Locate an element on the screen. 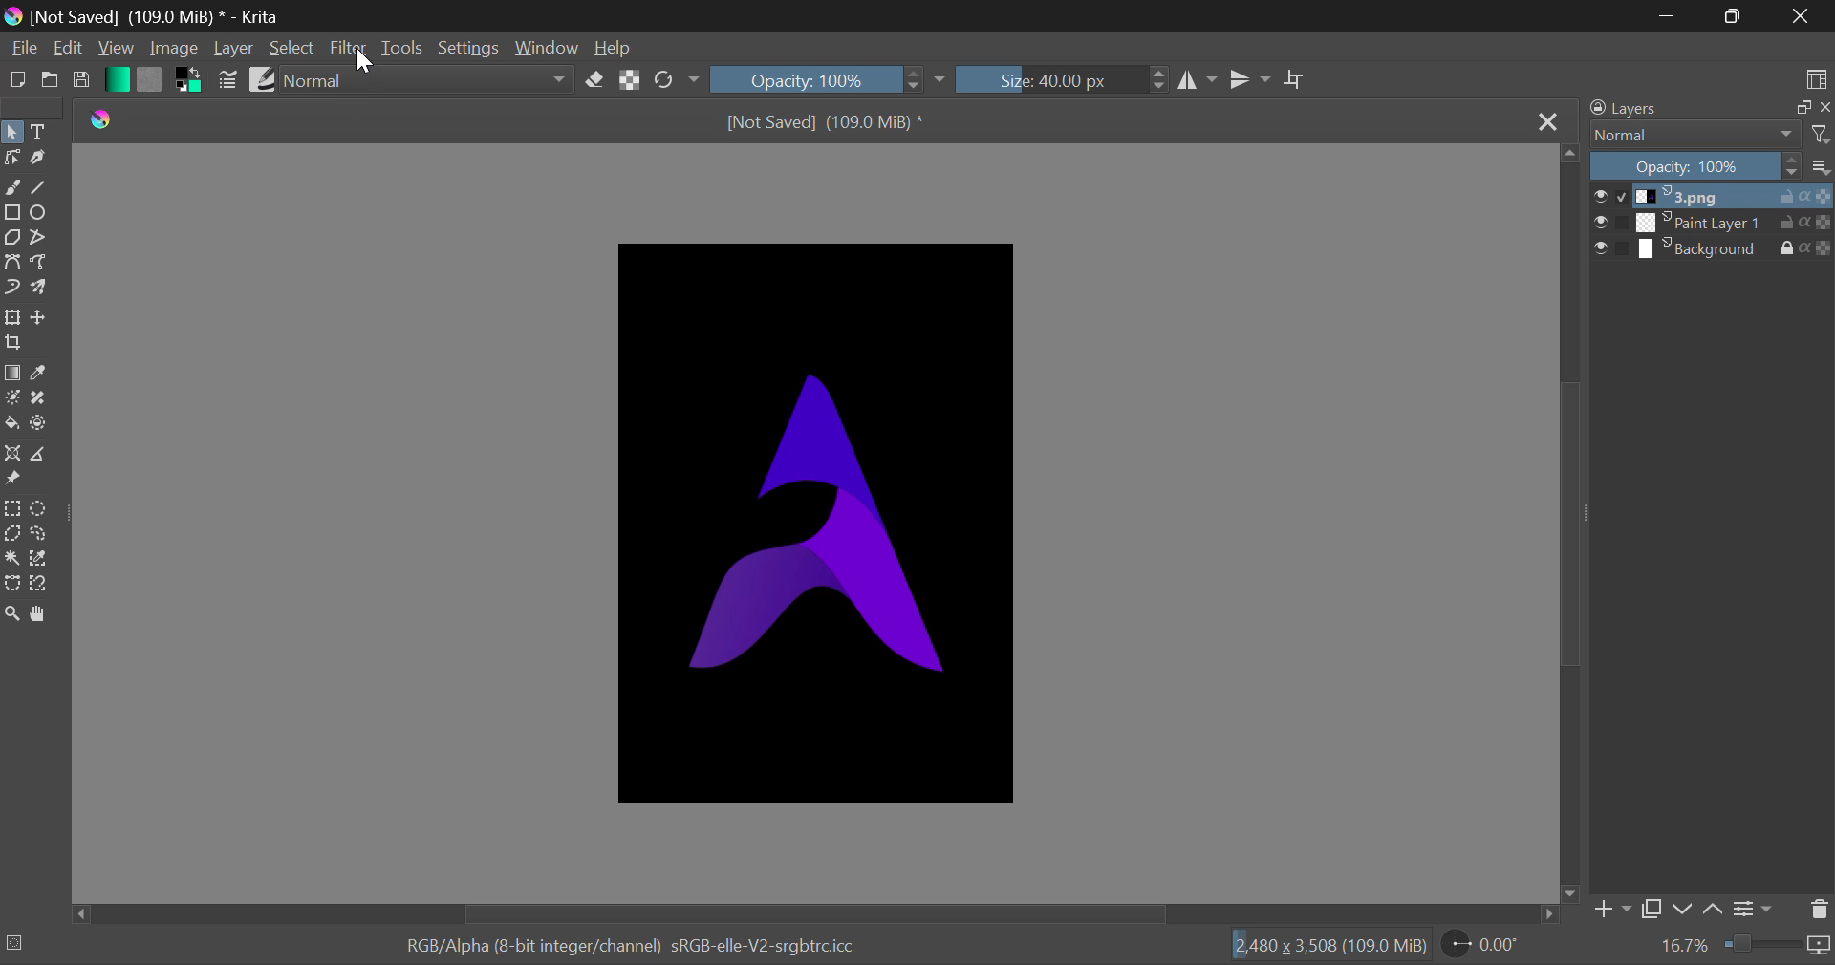 The height and width of the screenshot is (965, 1835). Fill is located at coordinates (11, 422).